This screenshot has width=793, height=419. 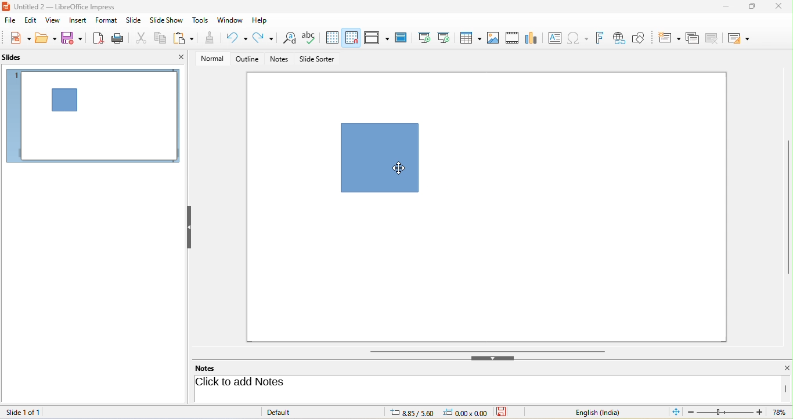 What do you see at coordinates (506, 412) in the screenshot?
I see `save` at bounding box center [506, 412].